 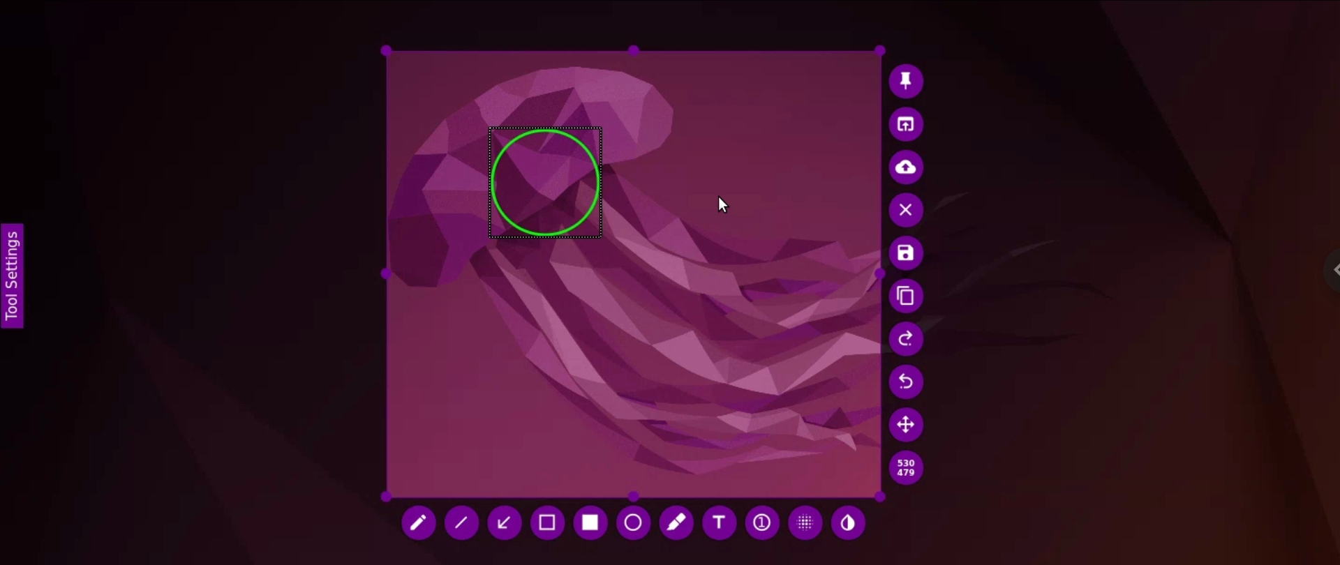 What do you see at coordinates (13, 273) in the screenshot?
I see `toolbar settings` at bounding box center [13, 273].